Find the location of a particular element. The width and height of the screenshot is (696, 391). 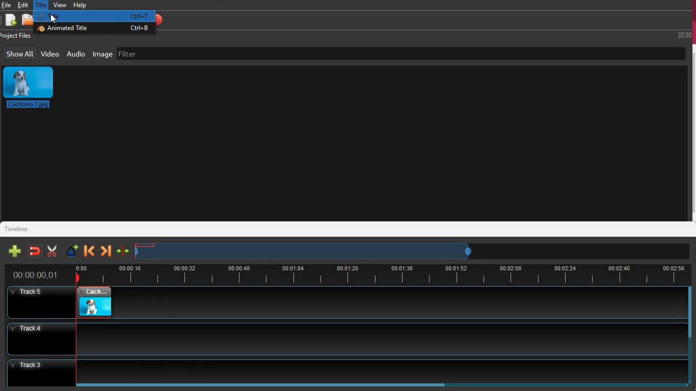

project files is located at coordinates (18, 36).